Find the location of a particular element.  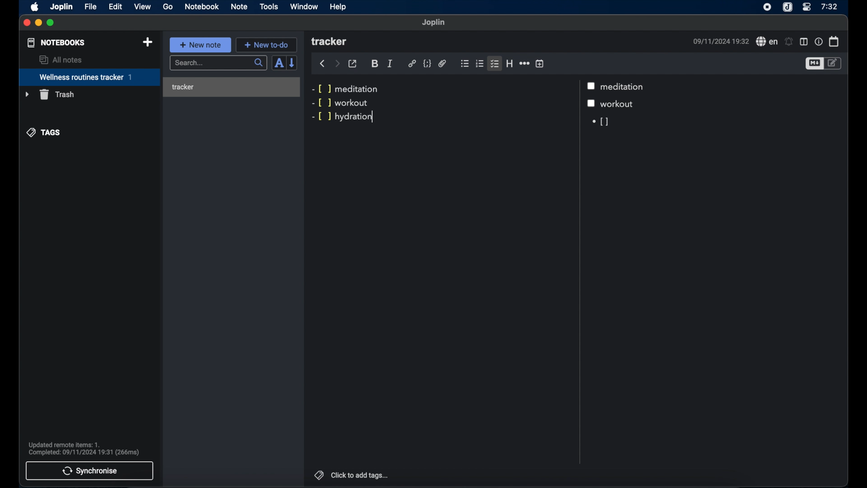

all notes is located at coordinates (60, 60).